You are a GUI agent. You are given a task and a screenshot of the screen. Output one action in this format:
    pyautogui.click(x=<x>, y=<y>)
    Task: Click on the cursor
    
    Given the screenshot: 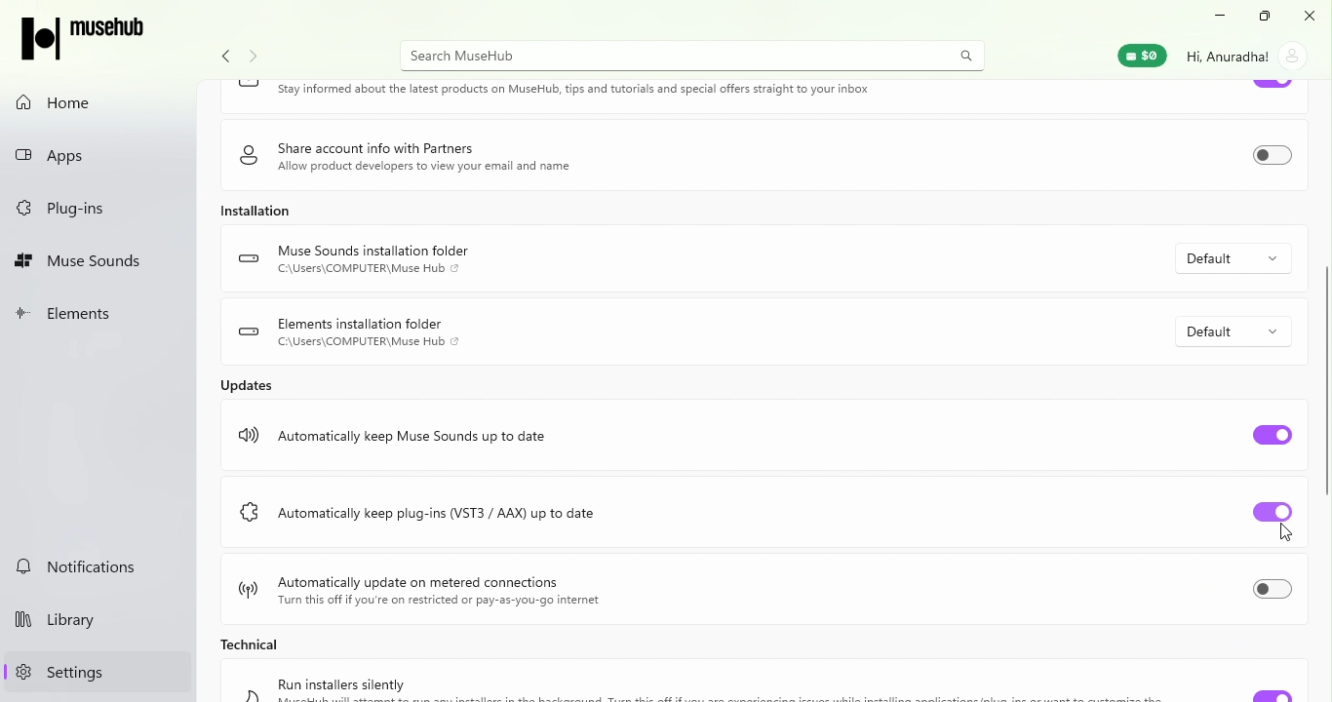 What is the action you would take?
    pyautogui.click(x=1286, y=533)
    